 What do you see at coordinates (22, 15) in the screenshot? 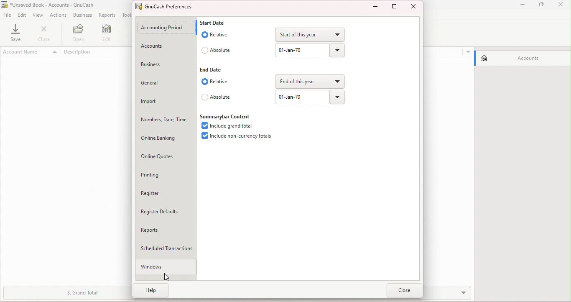
I see `Edit` at bounding box center [22, 15].